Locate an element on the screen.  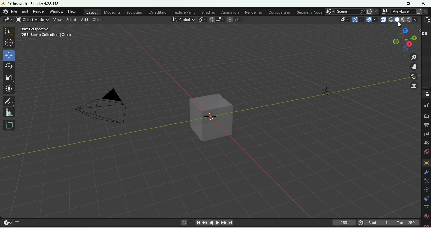
Animation is located at coordinates (230, 12).